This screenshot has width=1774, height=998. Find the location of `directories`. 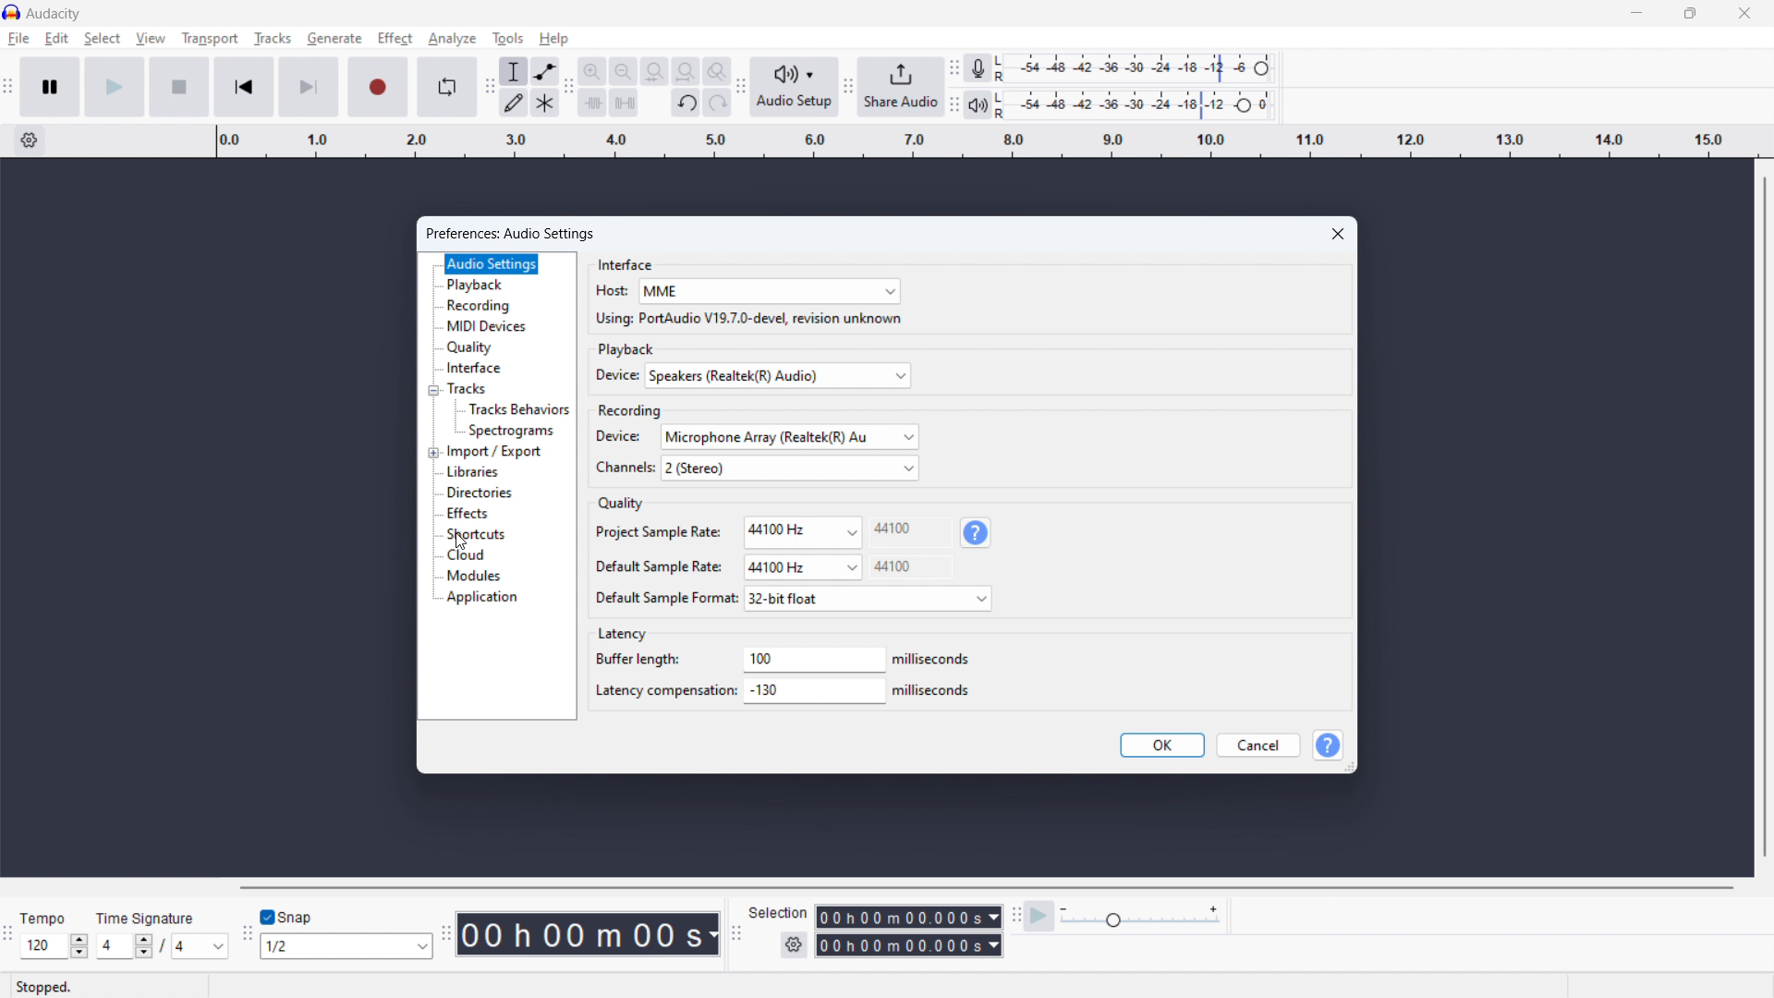

directories is located at coordinates (483, 493).